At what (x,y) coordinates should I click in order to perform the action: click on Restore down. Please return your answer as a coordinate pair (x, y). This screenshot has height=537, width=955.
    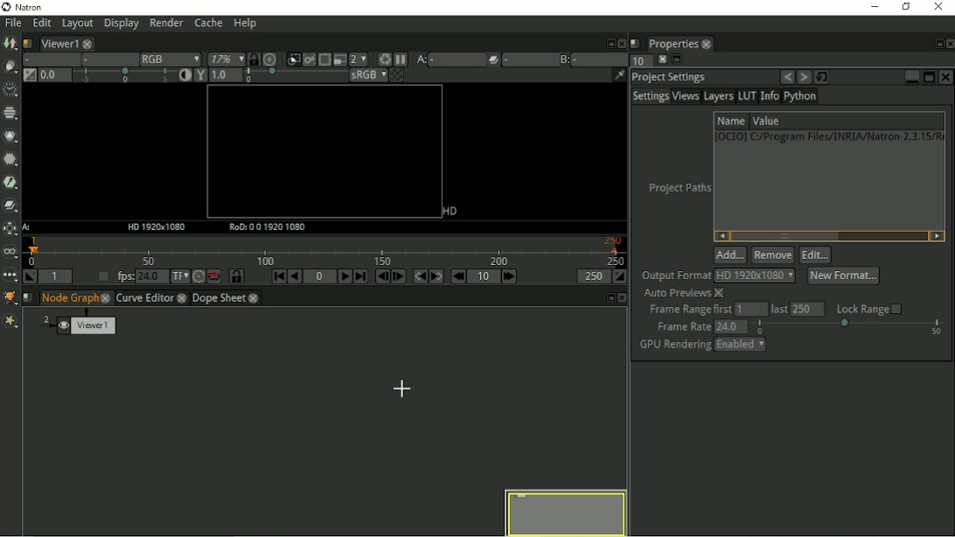
    Looking at the image, I should click on (903, 7).